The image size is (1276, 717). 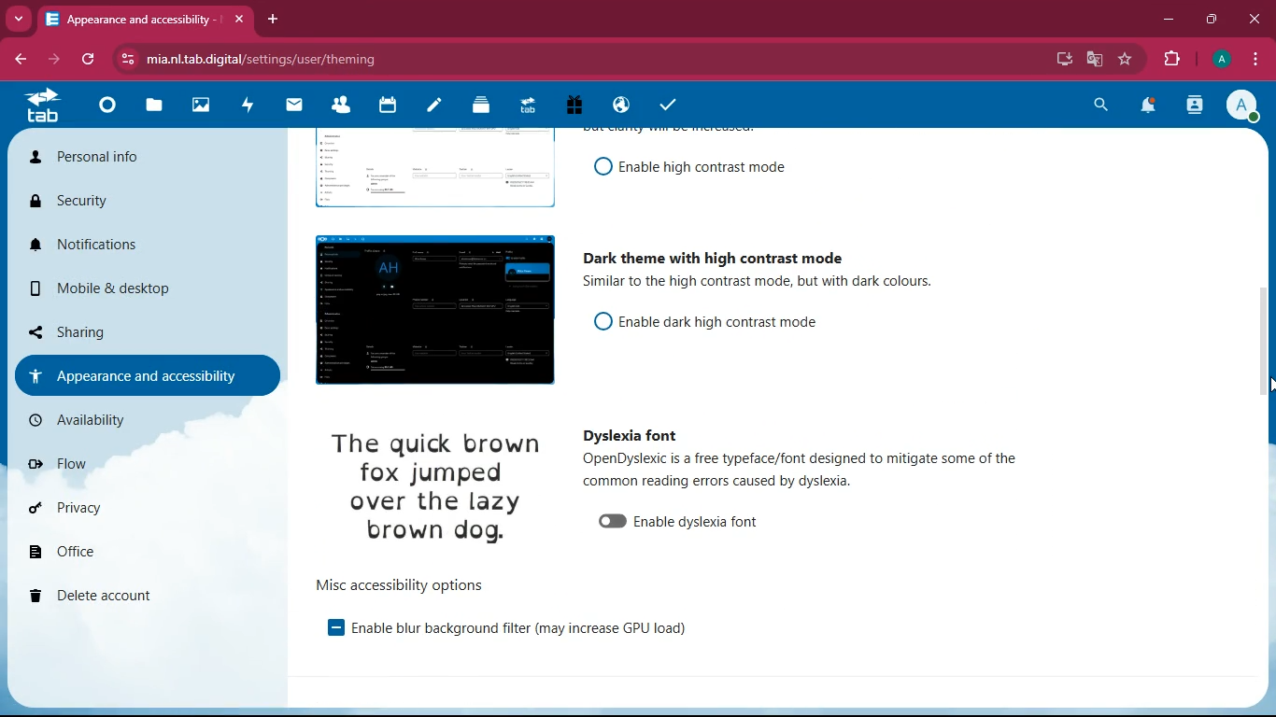 What do you see at coordinates (401, 583) in the screenshot?
I see `options` at bounding box center [401, 583].